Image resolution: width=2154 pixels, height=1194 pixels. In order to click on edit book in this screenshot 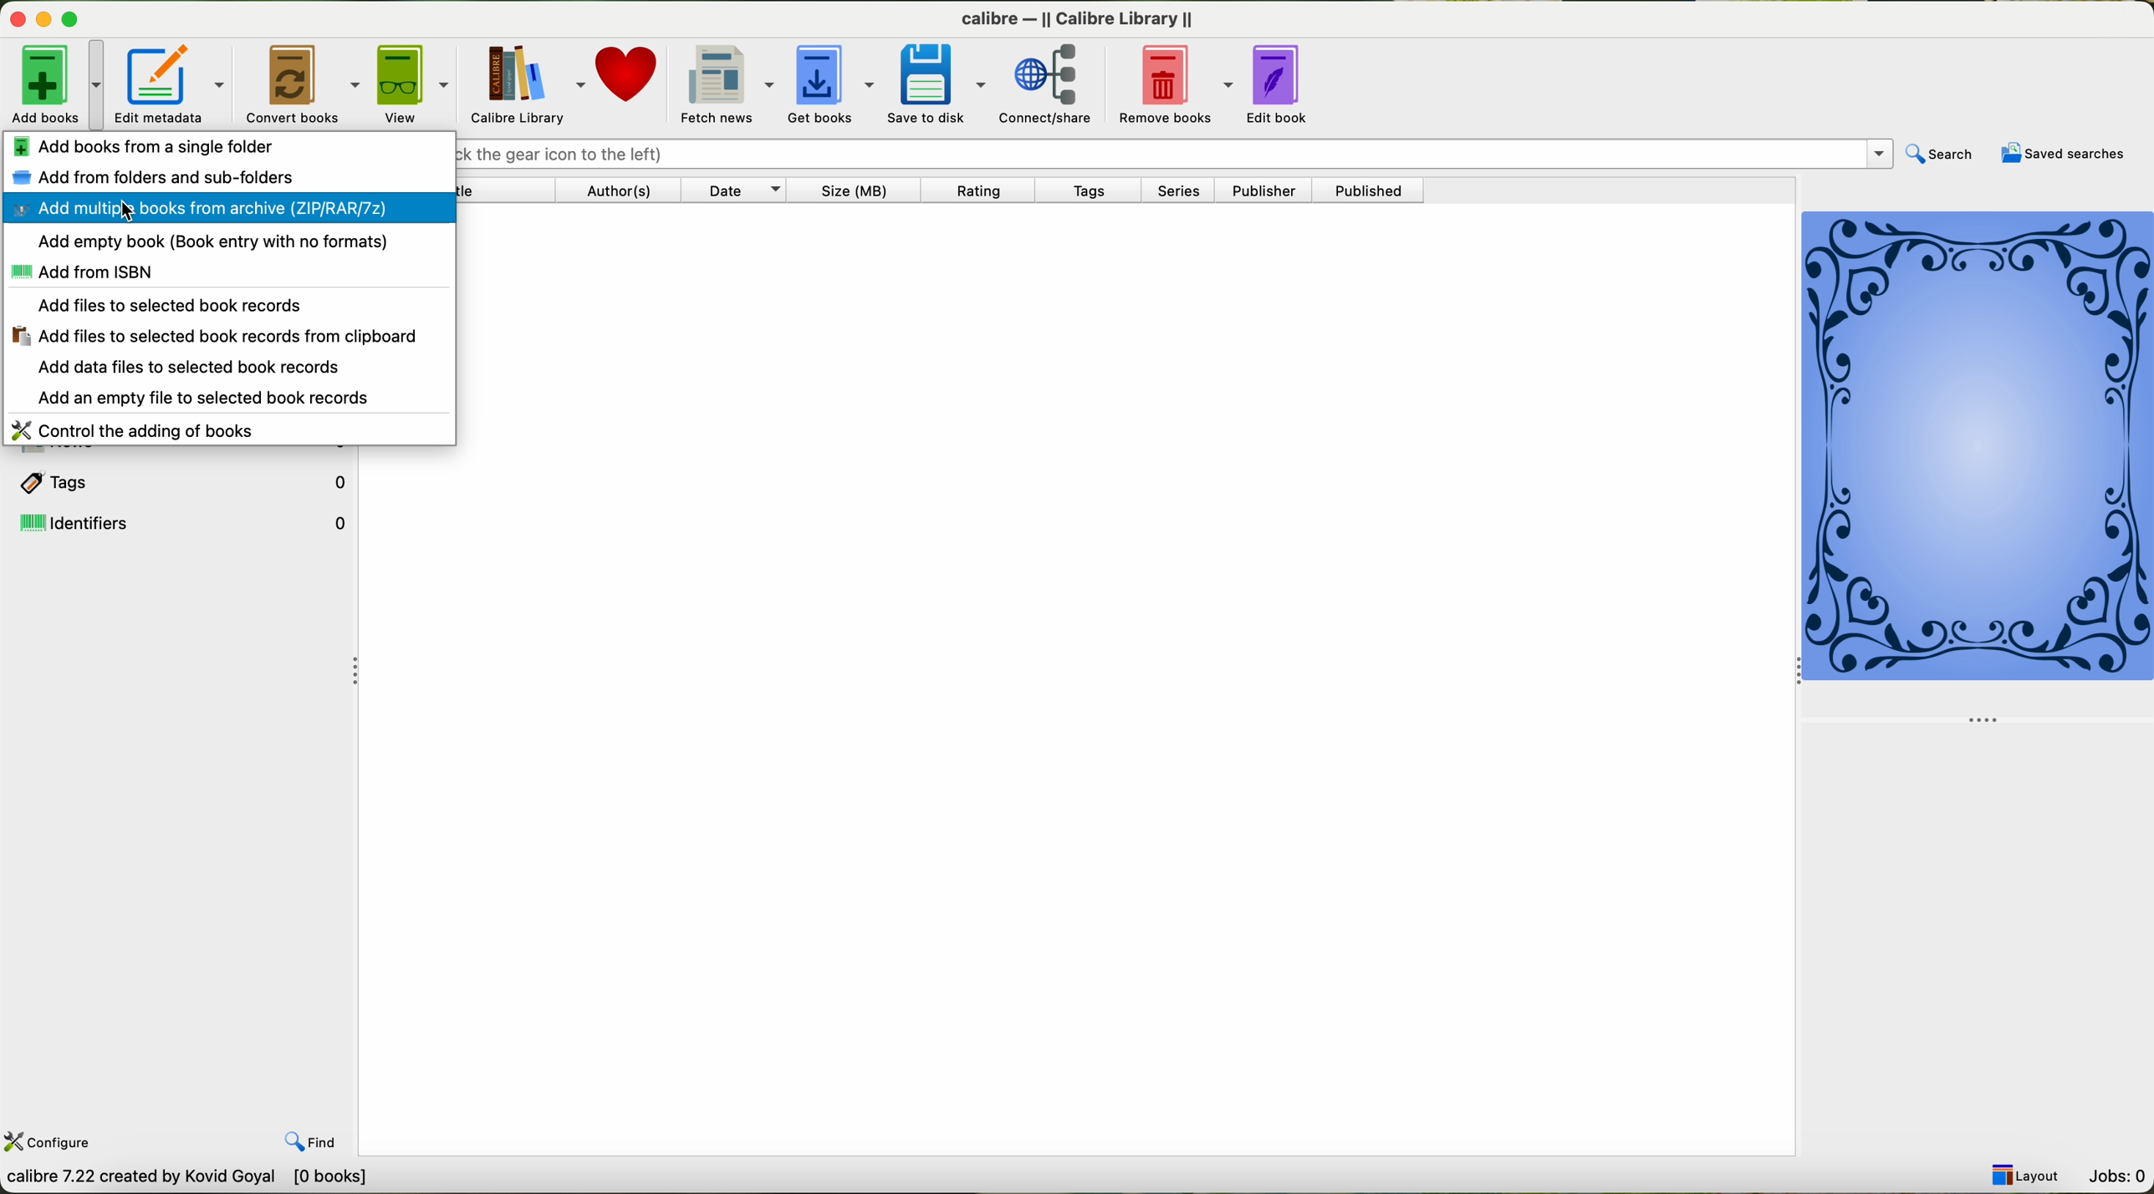, I will do `click(1284, 87)`.